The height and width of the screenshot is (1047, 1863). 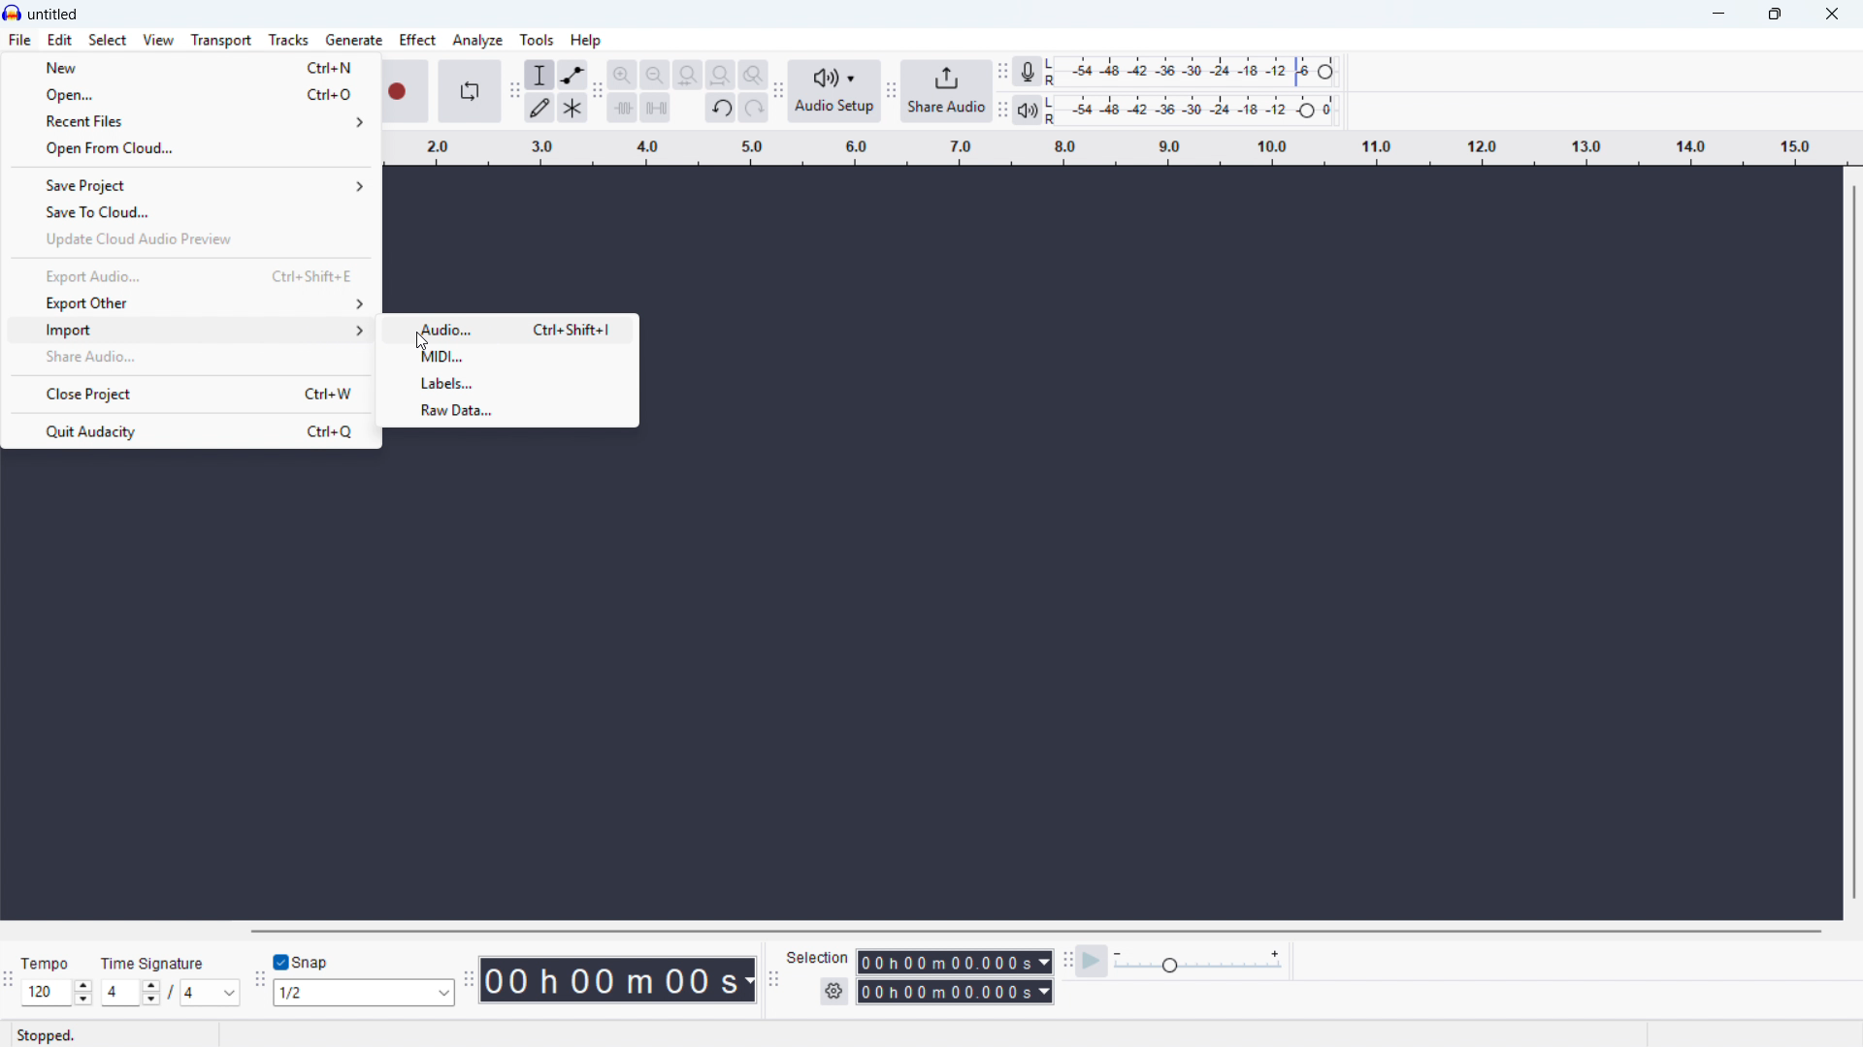 I want to click on Recording metre , so click(x=1027, y=72).